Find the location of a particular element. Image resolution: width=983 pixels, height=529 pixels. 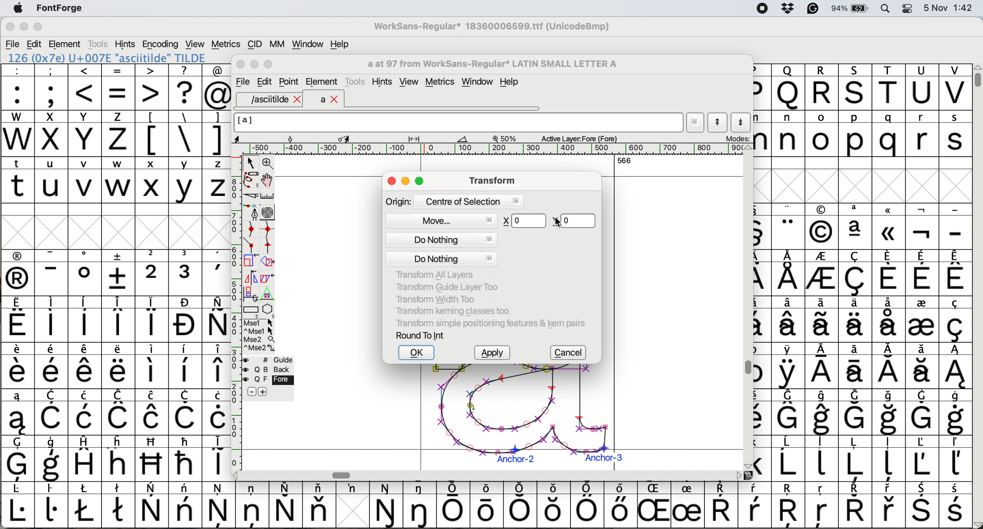

control center is located at coordinates (910, 8).